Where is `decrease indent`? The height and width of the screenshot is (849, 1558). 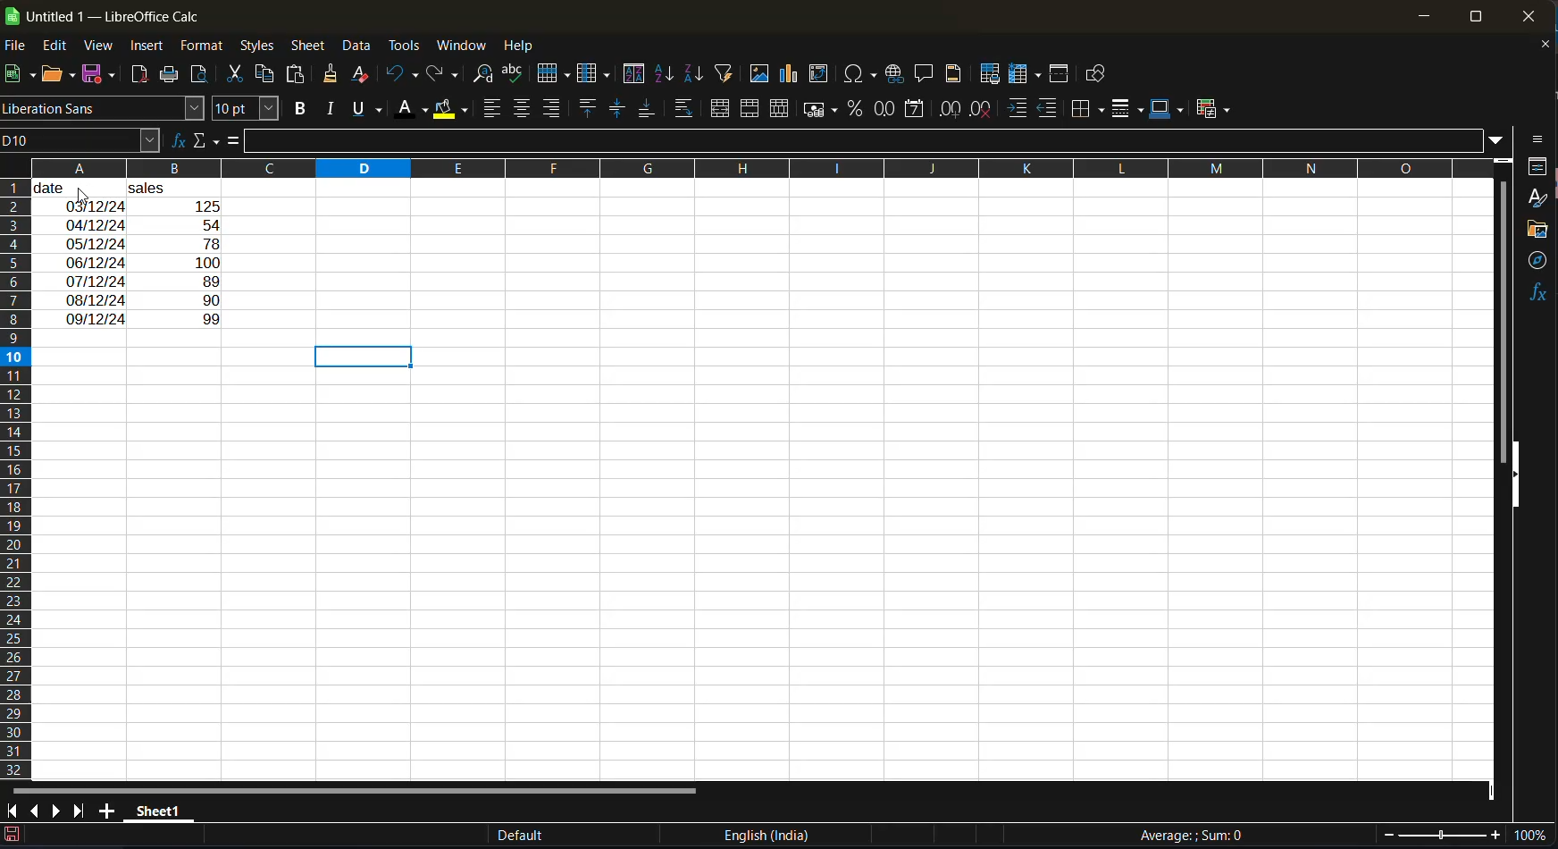 decrease indent is located at coordinates (1047, 106).